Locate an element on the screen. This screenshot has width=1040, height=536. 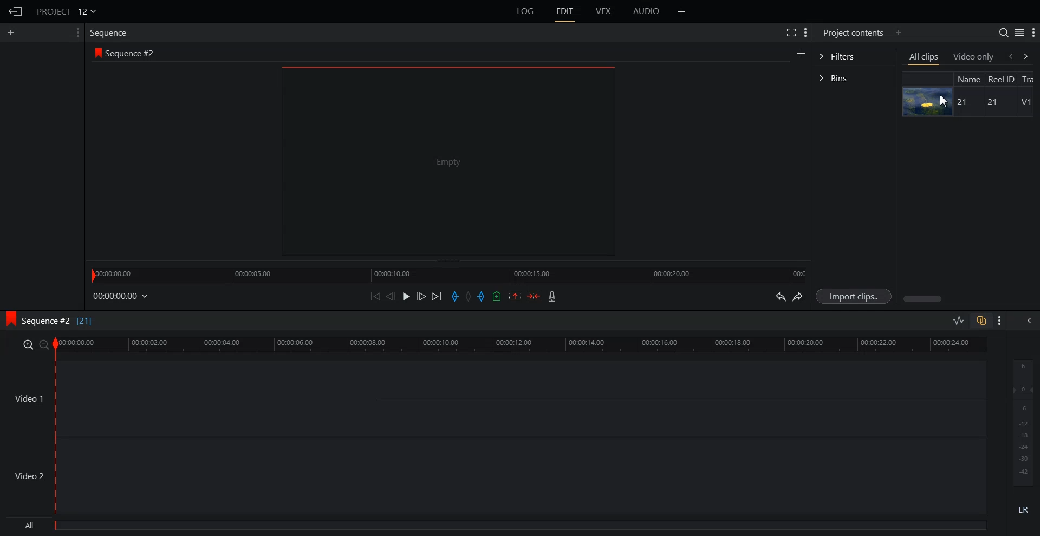
Show Setting Menu is located at coordinates (1033, 33).